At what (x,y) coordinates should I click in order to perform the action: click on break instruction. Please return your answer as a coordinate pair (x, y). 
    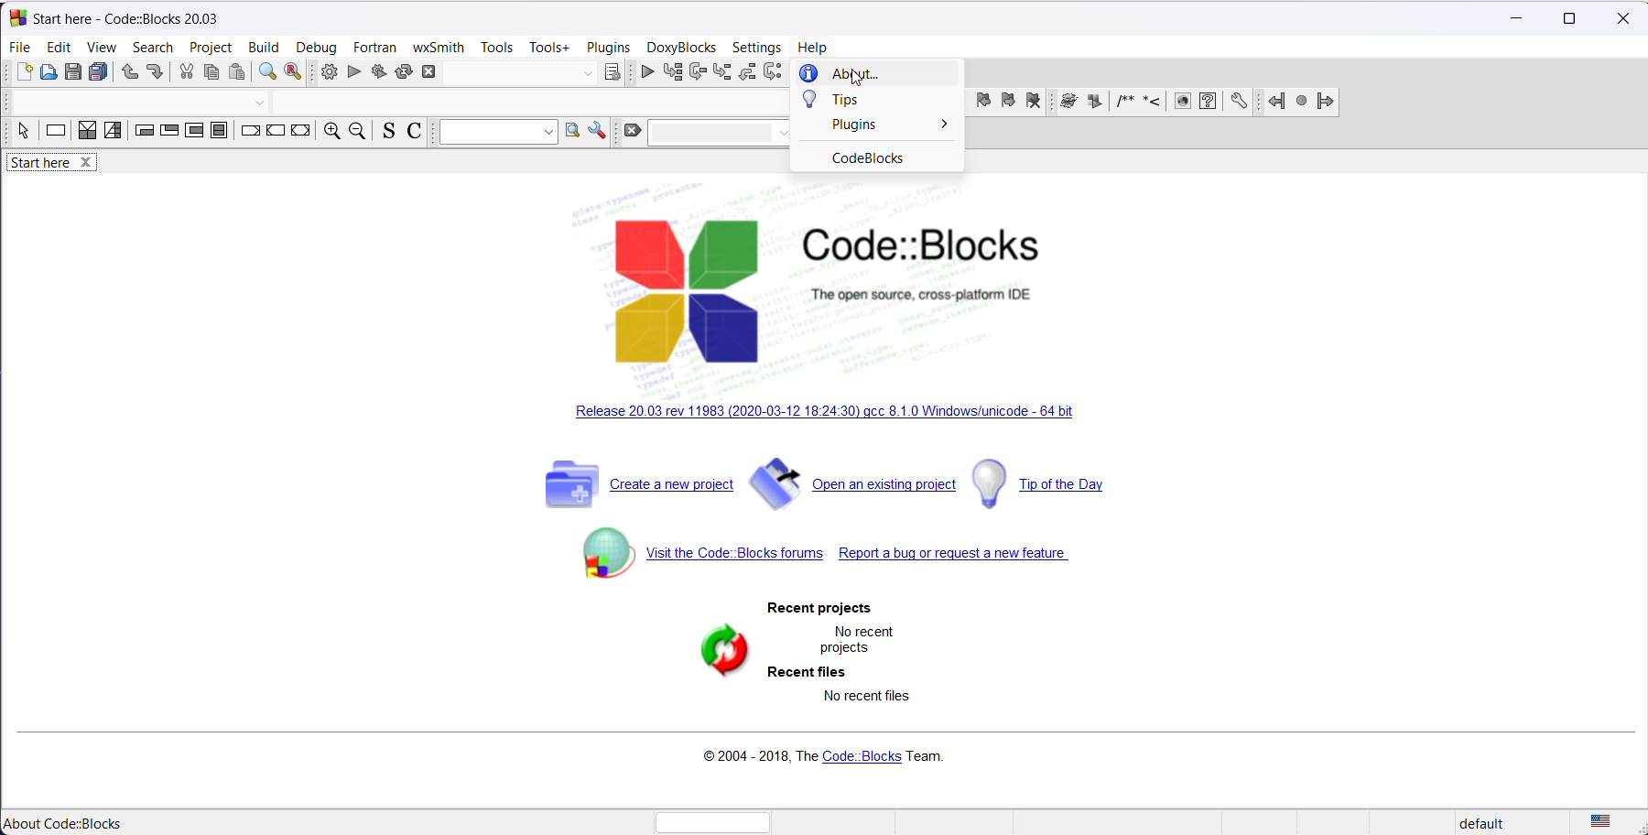
    Looking at the image, I should click on (251, 134).